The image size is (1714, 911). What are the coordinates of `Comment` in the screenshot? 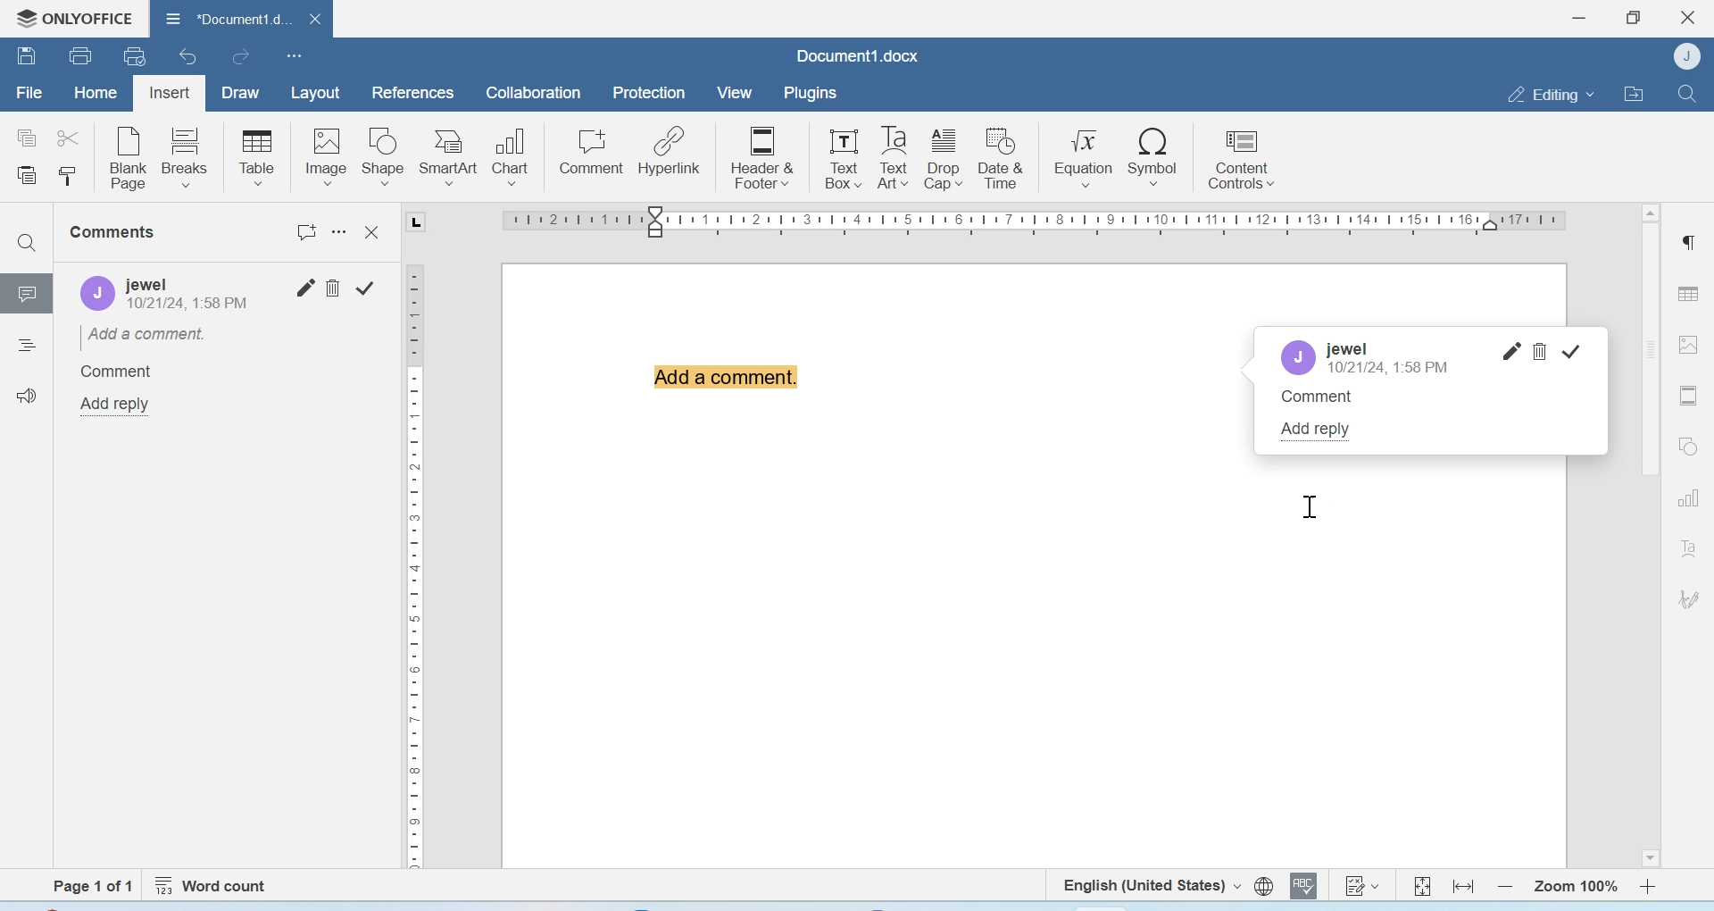 It's located at (115, 372).